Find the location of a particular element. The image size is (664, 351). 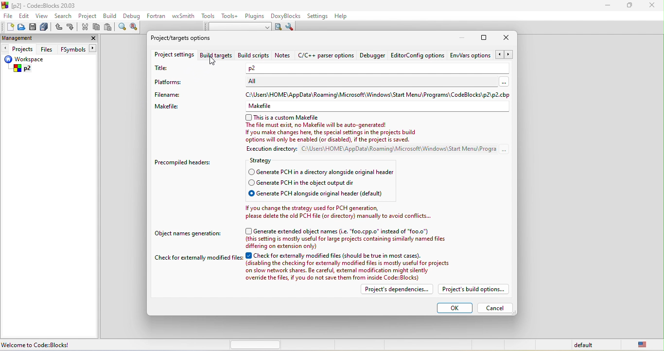

debugger is located at coordinates (373, 56).